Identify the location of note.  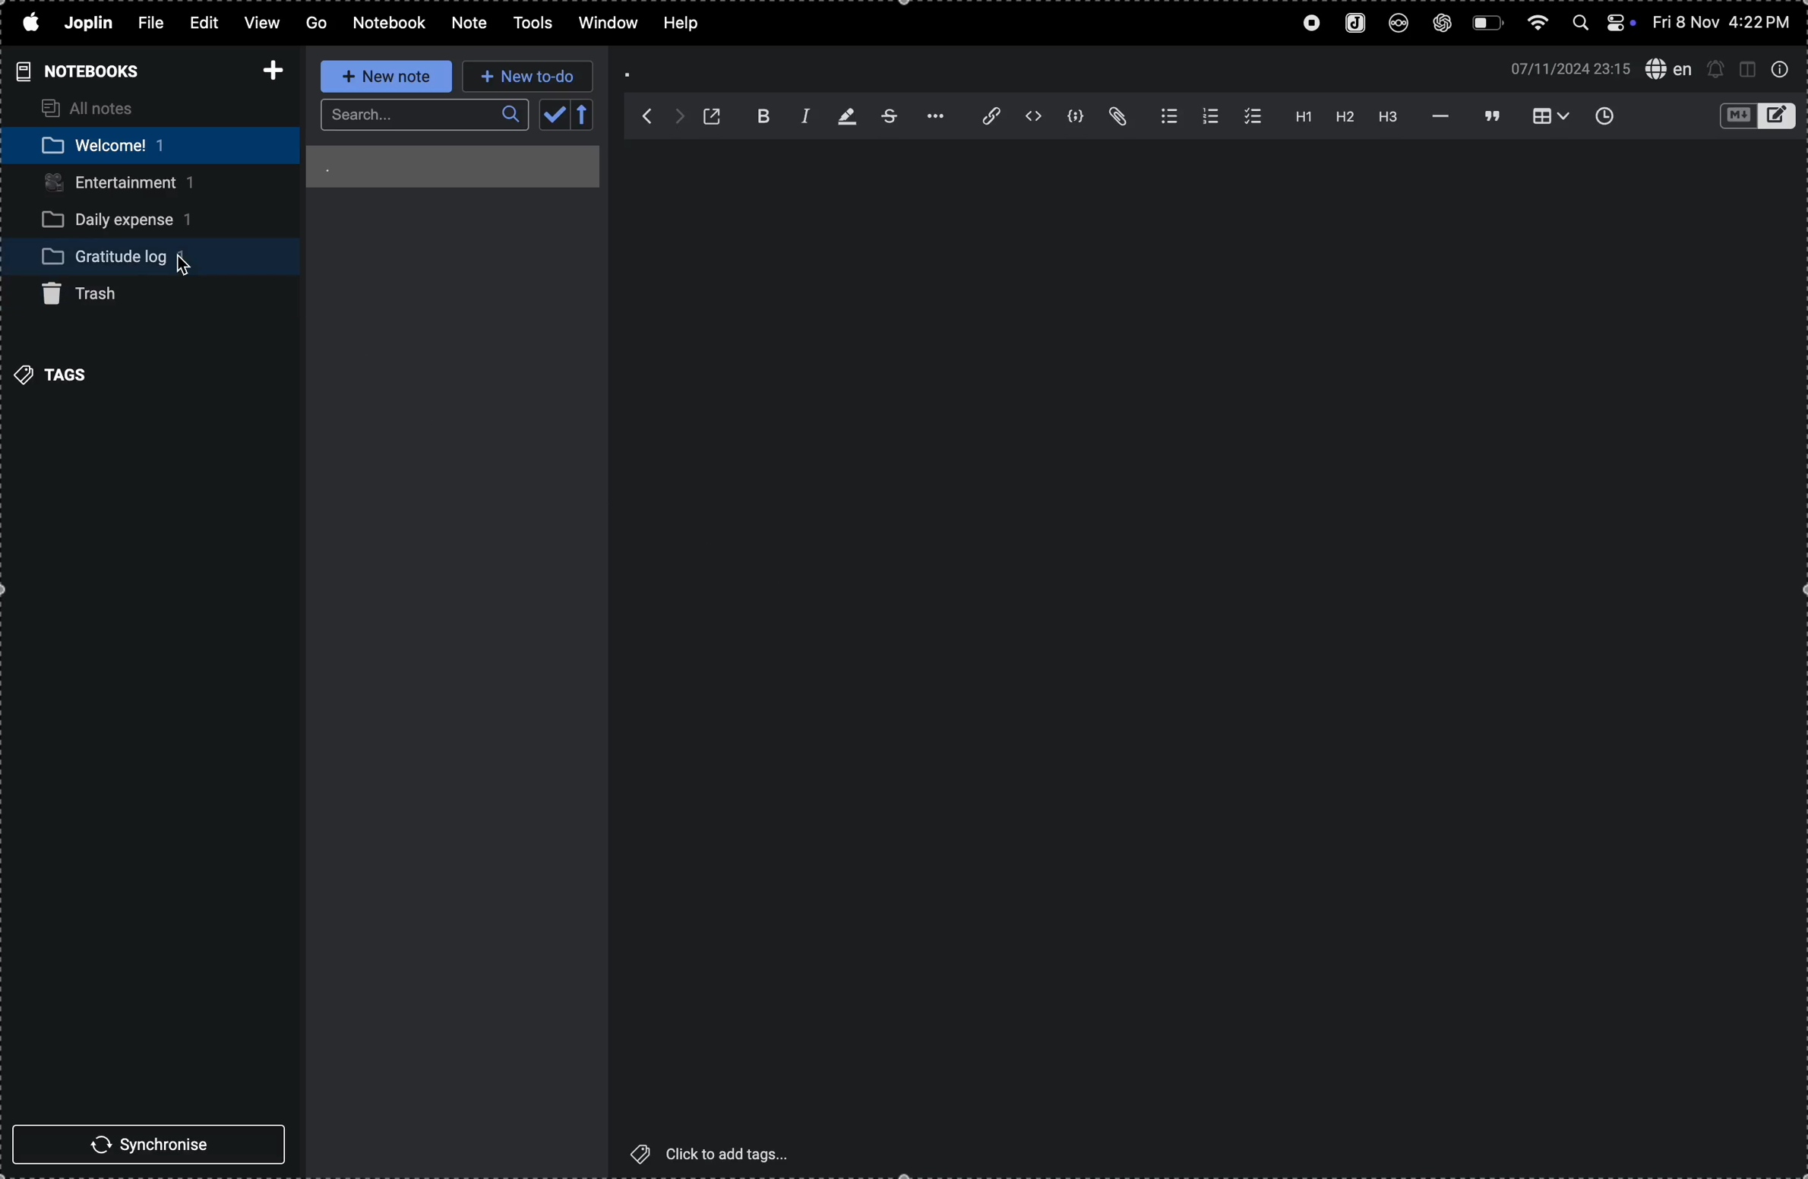
(470, 26).